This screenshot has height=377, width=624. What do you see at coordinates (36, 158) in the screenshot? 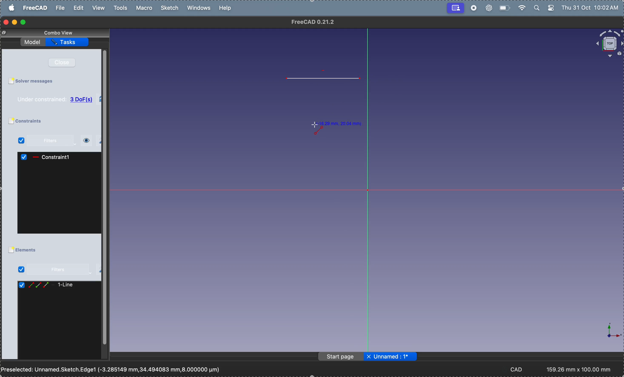
I see `icon` at bounding box center [36, 158].